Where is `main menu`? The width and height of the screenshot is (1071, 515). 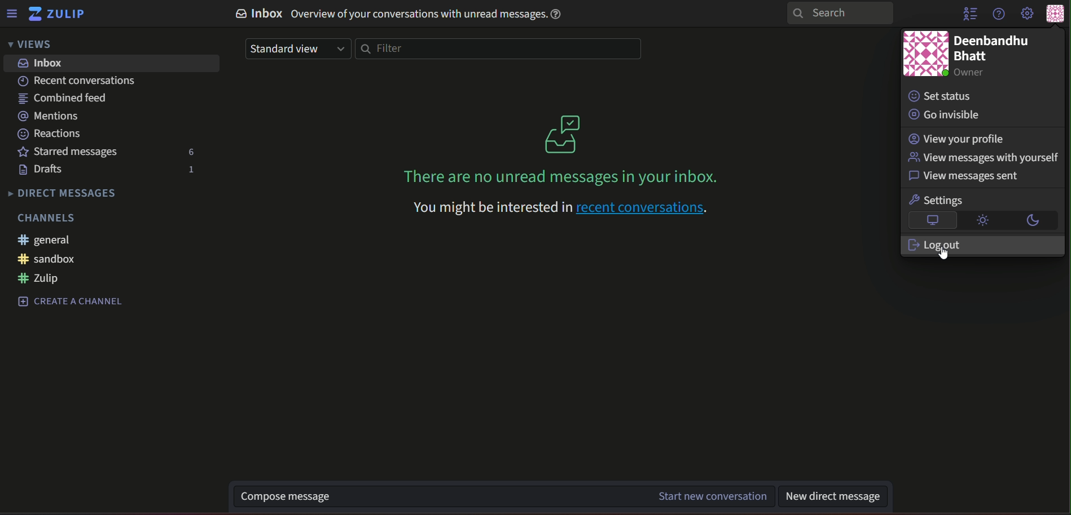 main menu is located at coordinates (1026, 14).